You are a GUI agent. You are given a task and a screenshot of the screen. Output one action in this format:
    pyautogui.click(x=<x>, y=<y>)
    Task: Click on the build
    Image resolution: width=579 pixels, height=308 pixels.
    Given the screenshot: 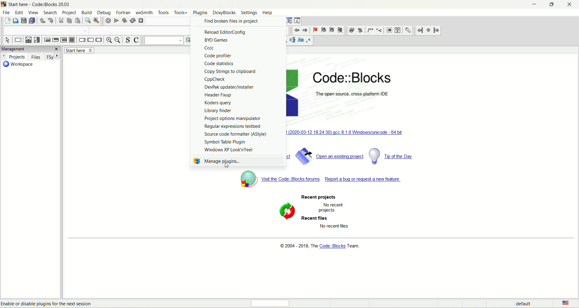 What is the action you would take?
    pyautogui.click(x=86, y=12)
    